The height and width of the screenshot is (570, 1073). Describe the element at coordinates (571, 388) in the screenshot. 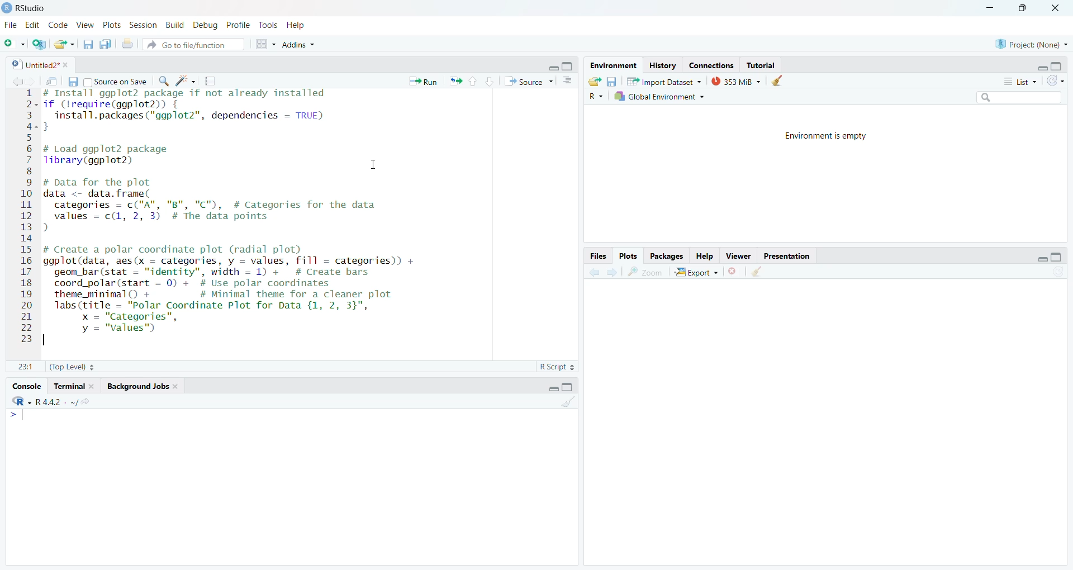

I see `hide console` at that location.